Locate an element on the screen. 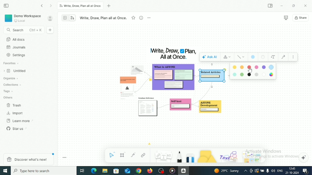  Sticky notes is located at coordinates (126, 86).